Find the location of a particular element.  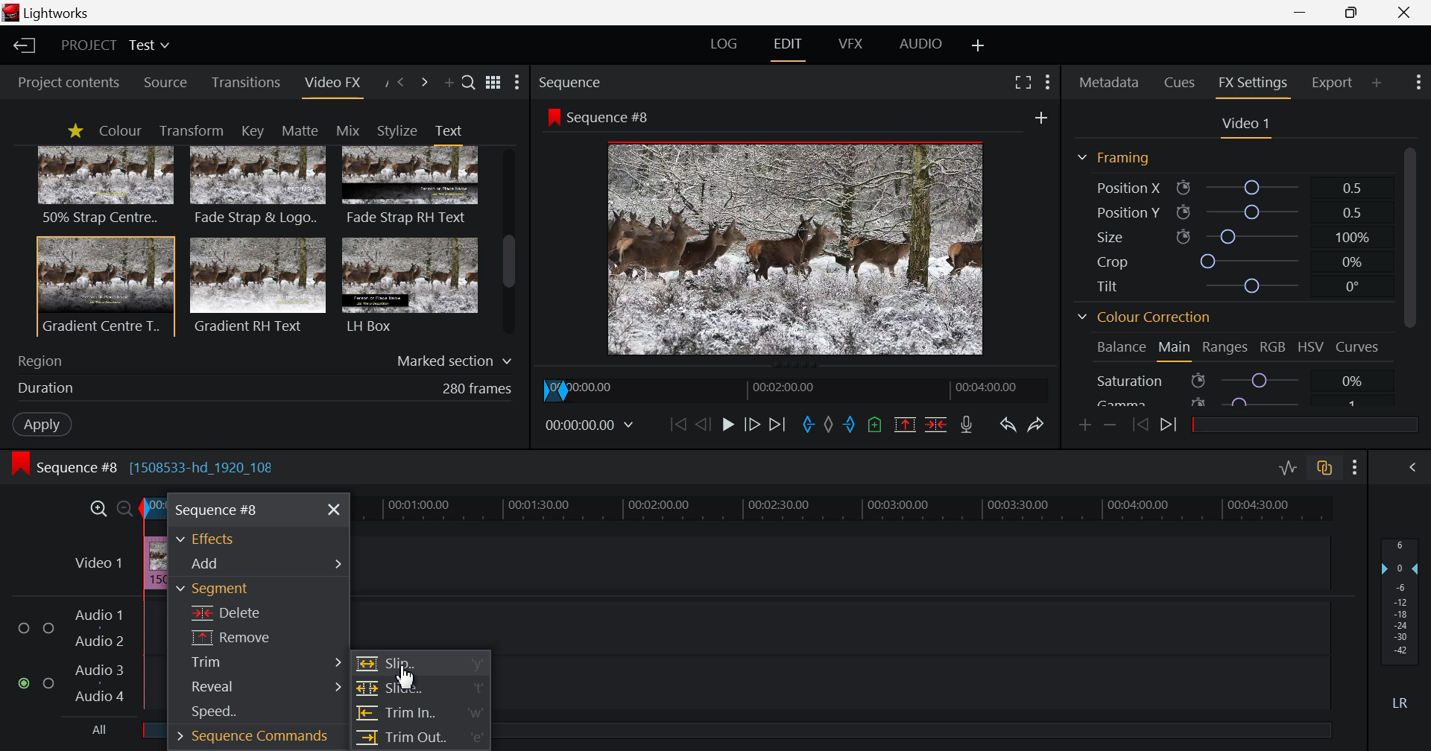

Favorites is located at coordinates (75, 130).